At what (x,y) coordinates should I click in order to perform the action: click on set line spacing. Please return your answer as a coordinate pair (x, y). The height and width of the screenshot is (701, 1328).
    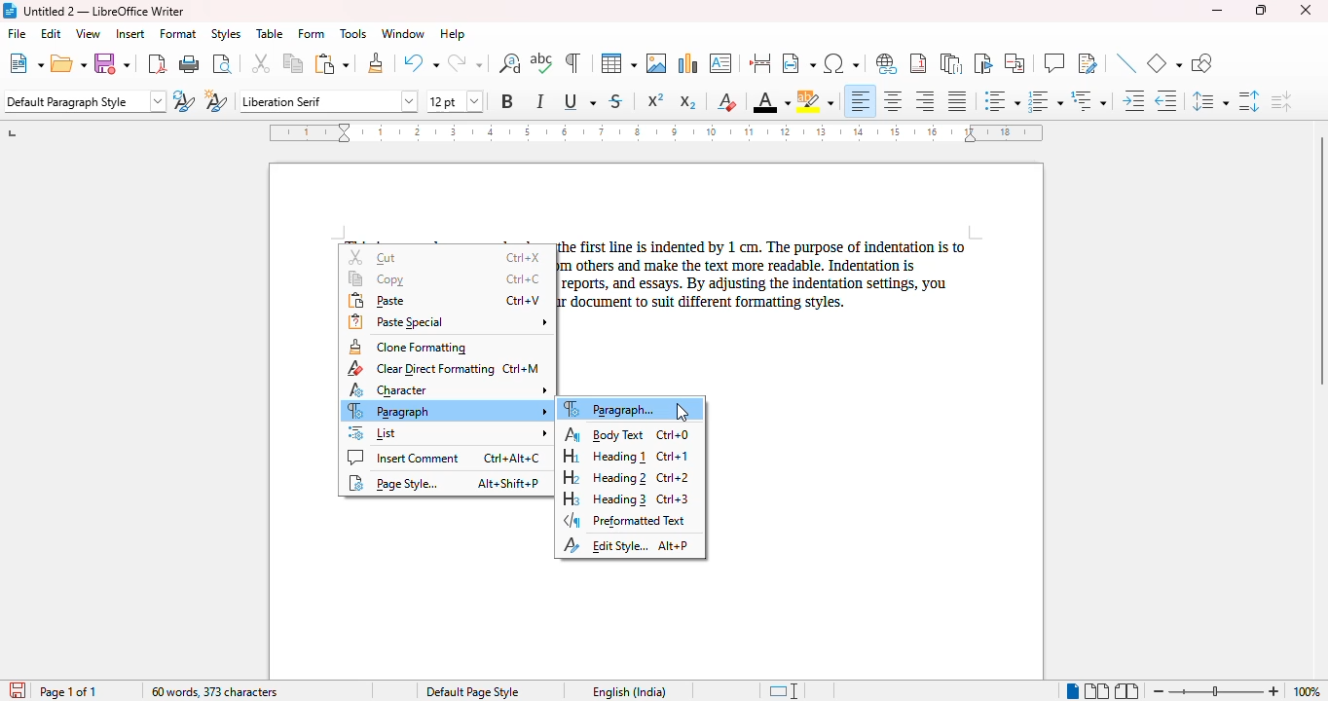
    Looking at the image, I should click on (1210, 101).